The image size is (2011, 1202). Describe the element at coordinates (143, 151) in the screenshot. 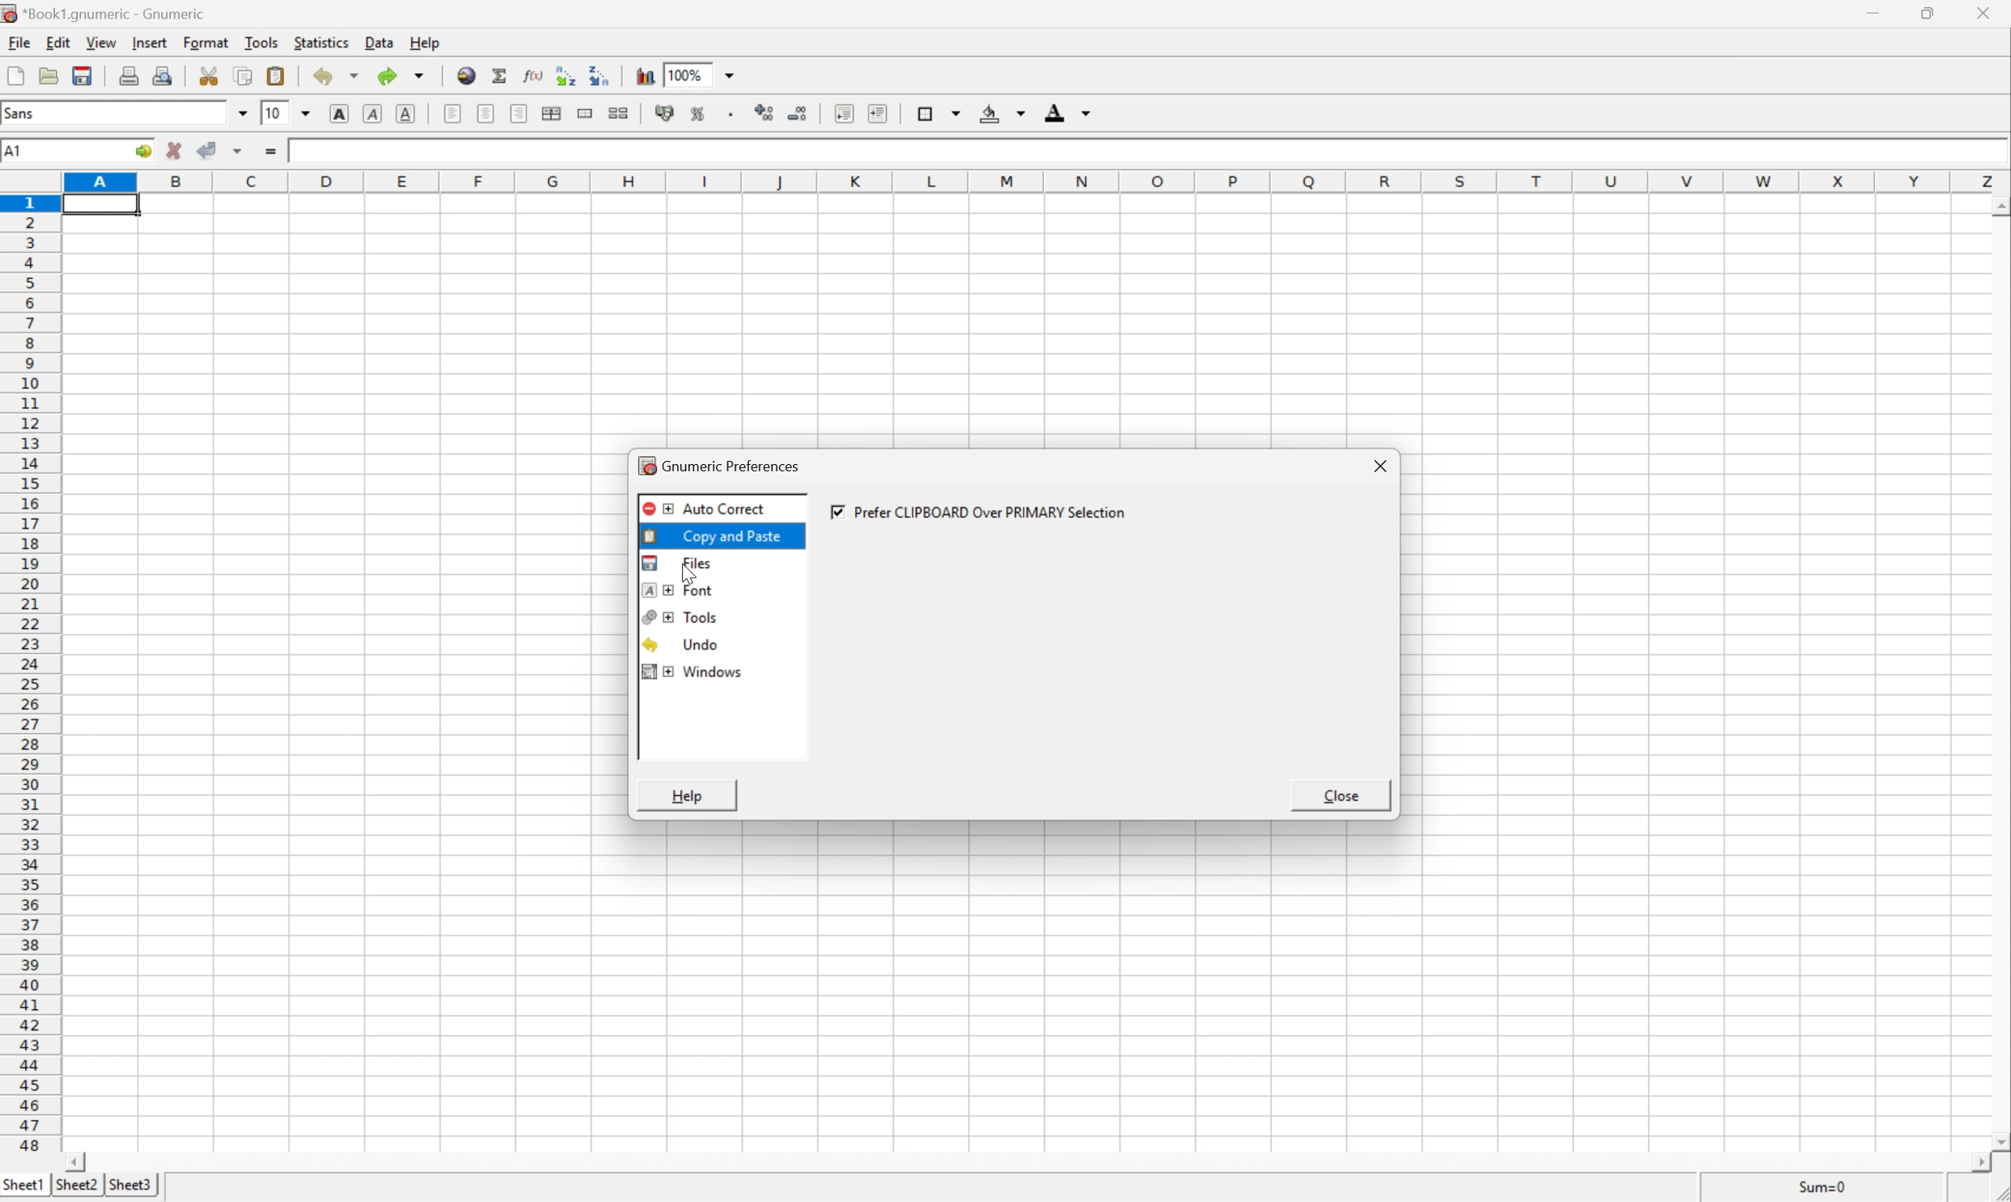

I see `go to` at that location.